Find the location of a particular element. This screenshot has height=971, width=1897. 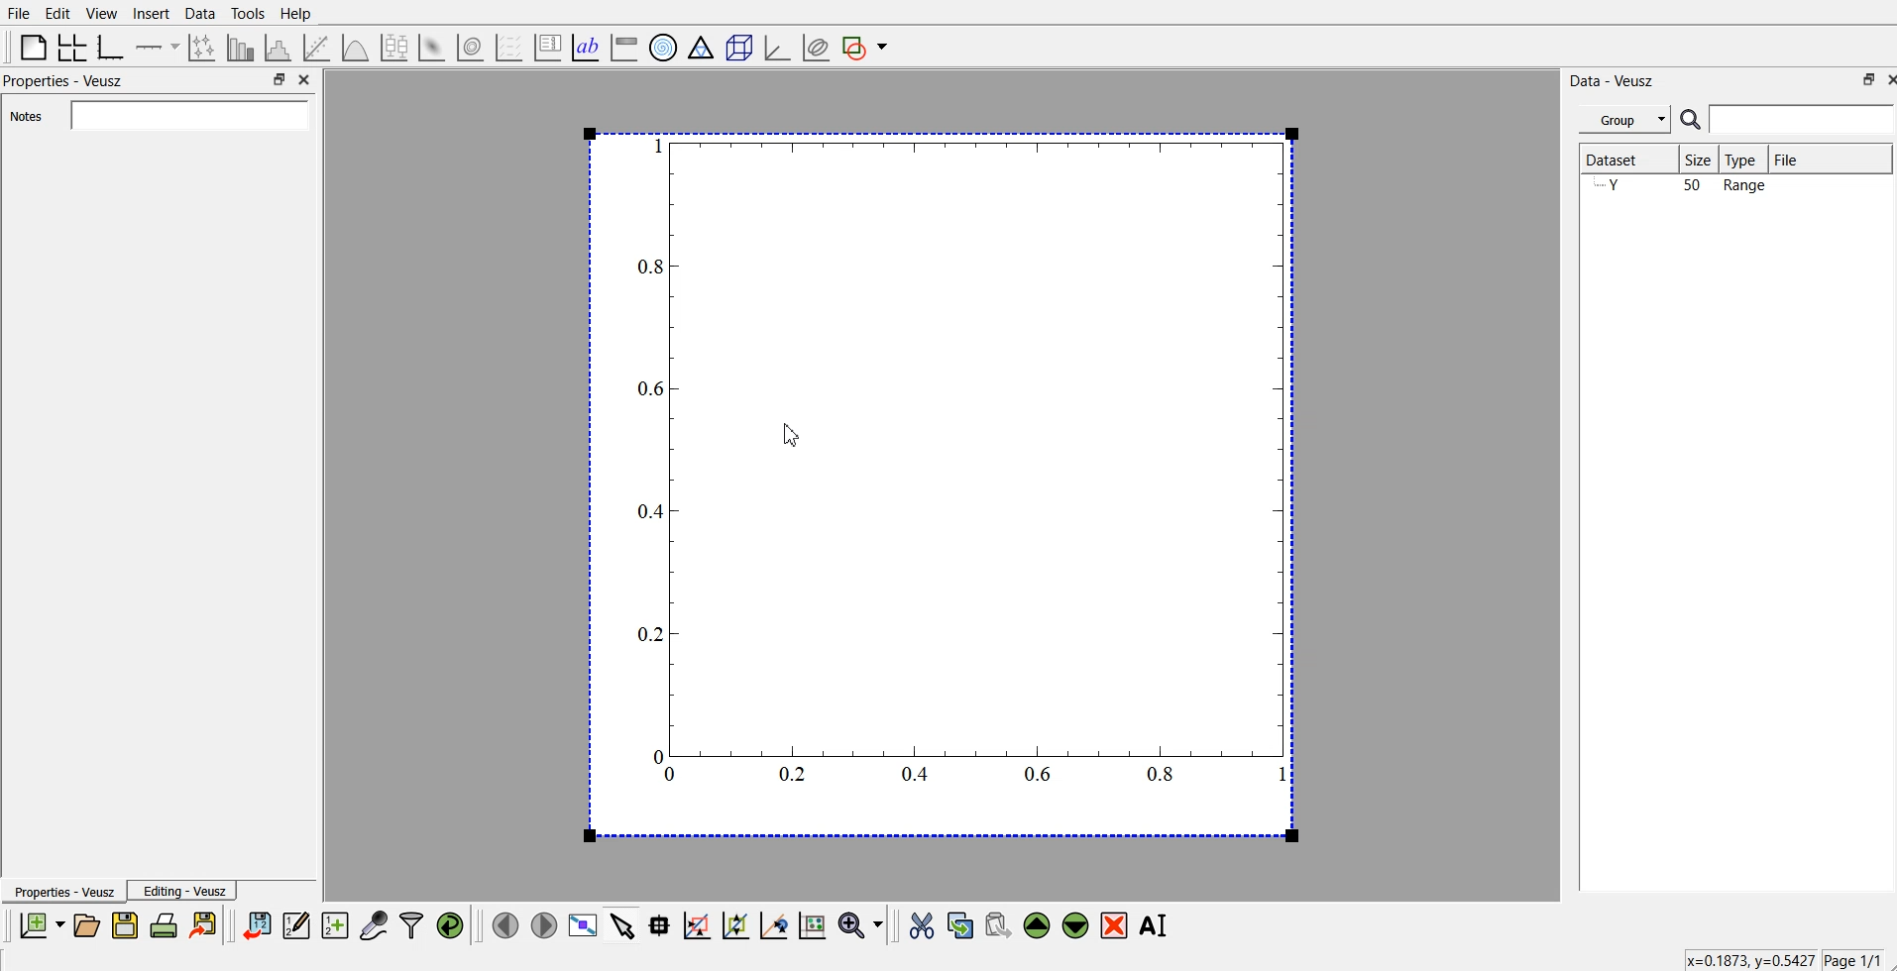

remove the selected widgets is located at coordinates (1115, 926).